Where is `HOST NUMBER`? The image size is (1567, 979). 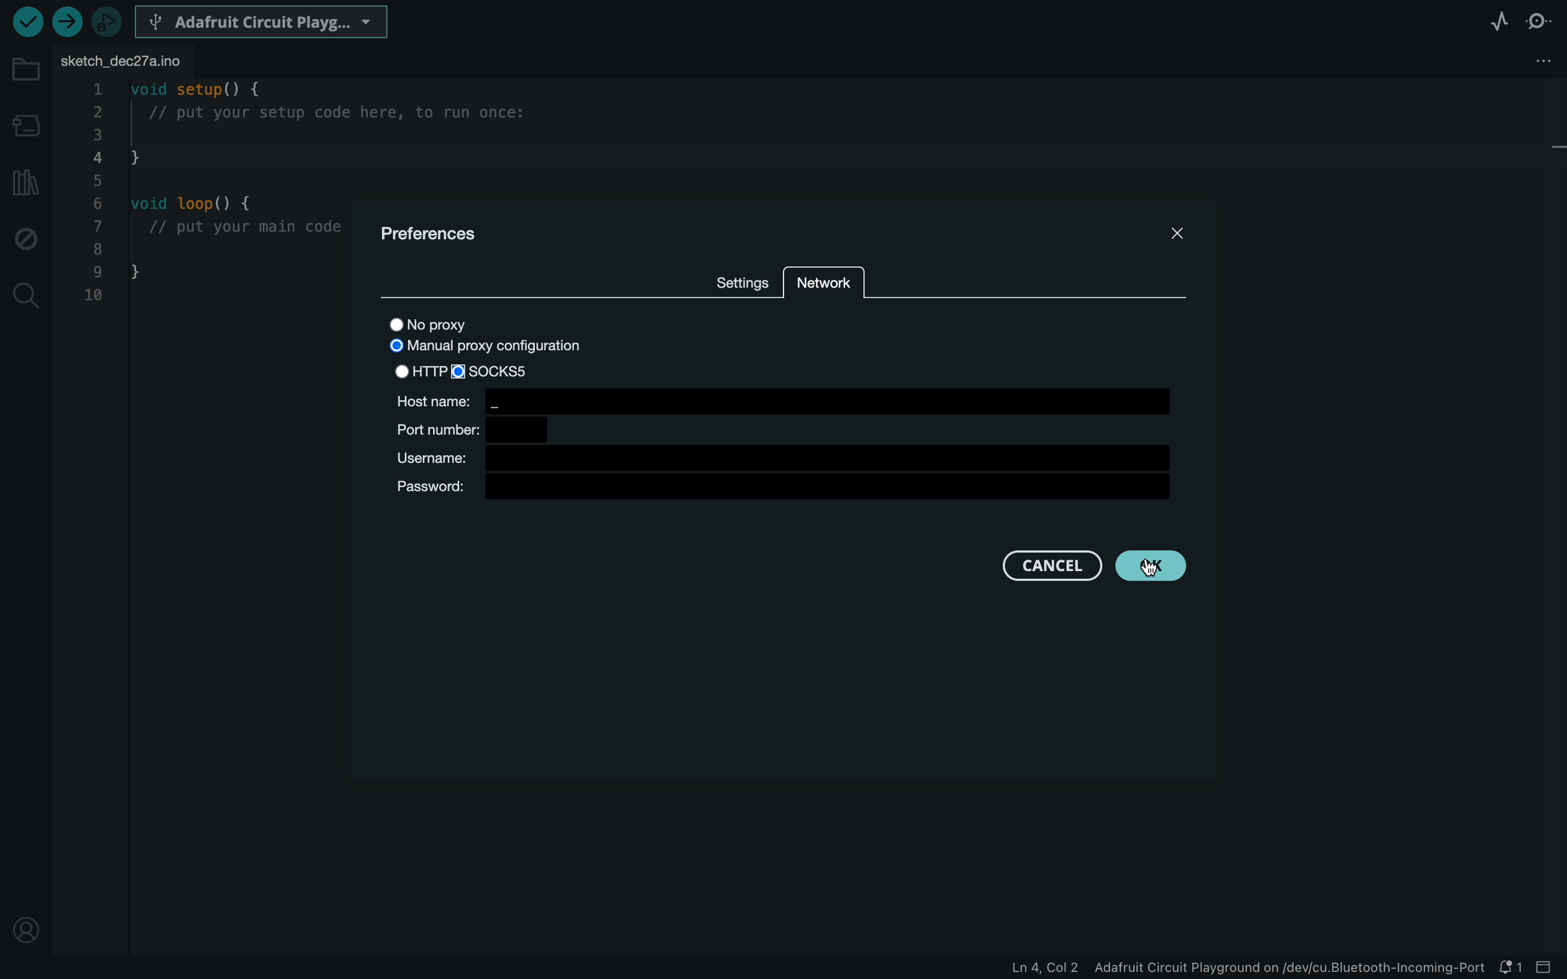 HOST NUMBER is located at coordinates (784, 403).